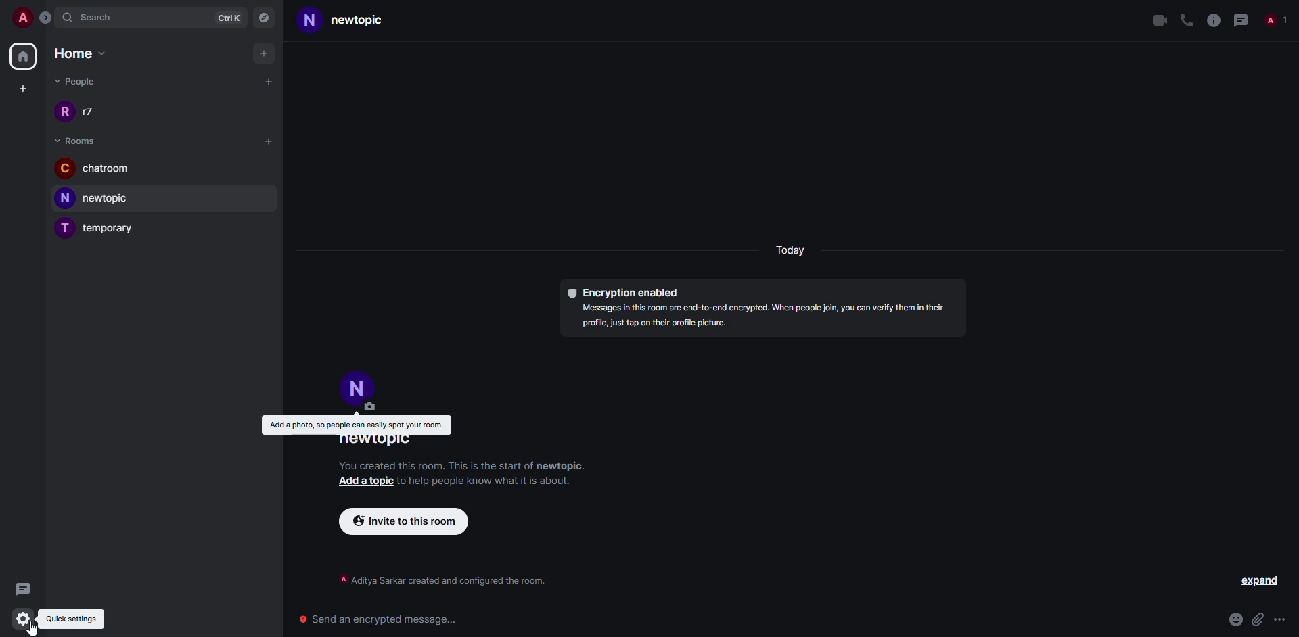 The image size is (1299, 637). What do you see at coordinates (72, 618) in the screenshot?
I see `quick settings` at bounding box center [72, 618].